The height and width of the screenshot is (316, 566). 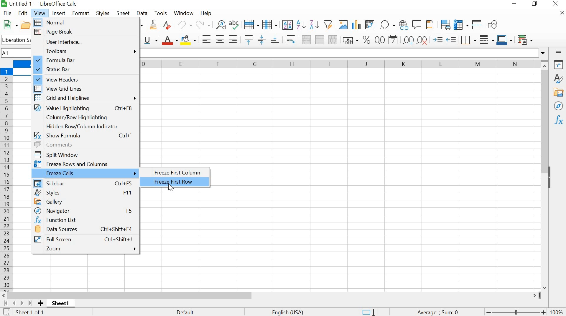 What do you see at coordinates (555, 4) in the screenshot?
I see `CLOSE` at bounding box center [555, 4].